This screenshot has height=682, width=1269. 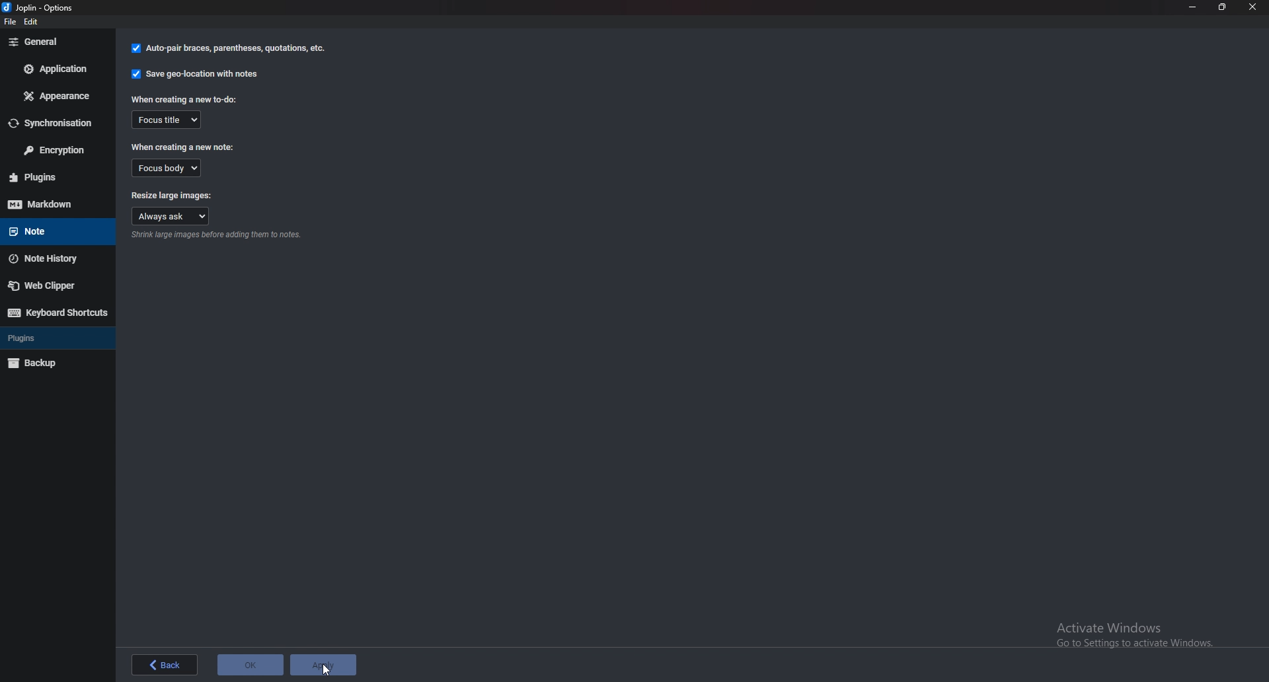 What do you see at coordinates (172, 194) in the screenshot?
I see `Resize large images` at bounding box center [172, 194].